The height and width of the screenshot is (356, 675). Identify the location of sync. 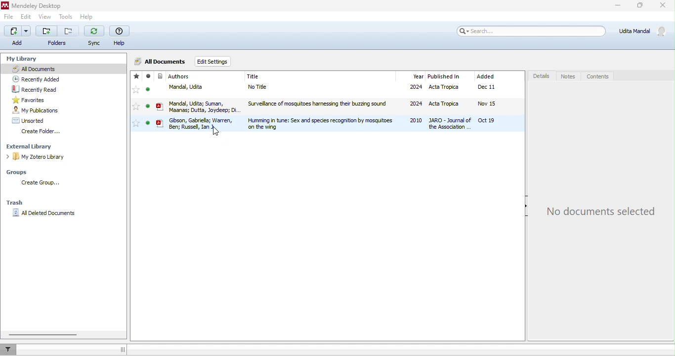
(93, 36).